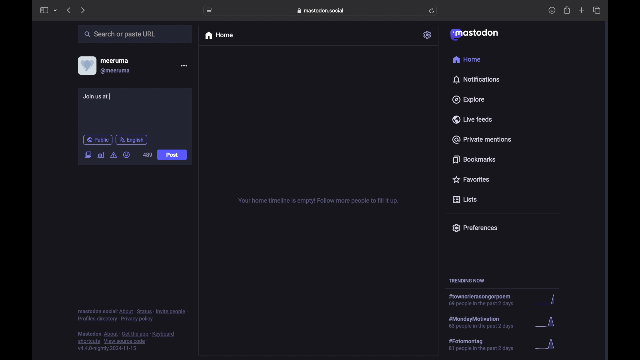 The height and width of the screenshot is (360, 640). Describe the element at coordinates (219, 35) in the screenshot. I see `home` at that location.